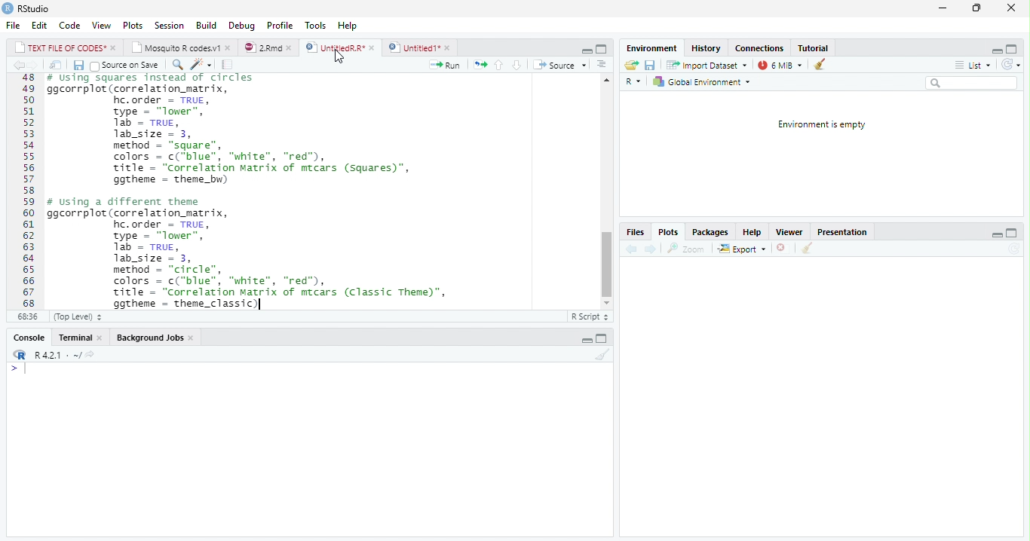  I want to click on (Top Level), so click(75, 316).